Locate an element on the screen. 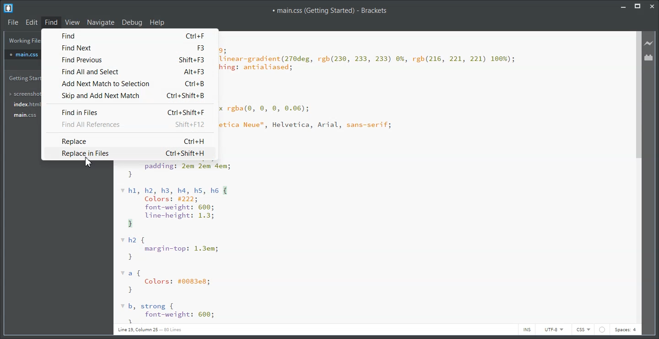 Image resolution: width=659 pixels, height=339 pixels. Edit is located at coordinates (31, 22).